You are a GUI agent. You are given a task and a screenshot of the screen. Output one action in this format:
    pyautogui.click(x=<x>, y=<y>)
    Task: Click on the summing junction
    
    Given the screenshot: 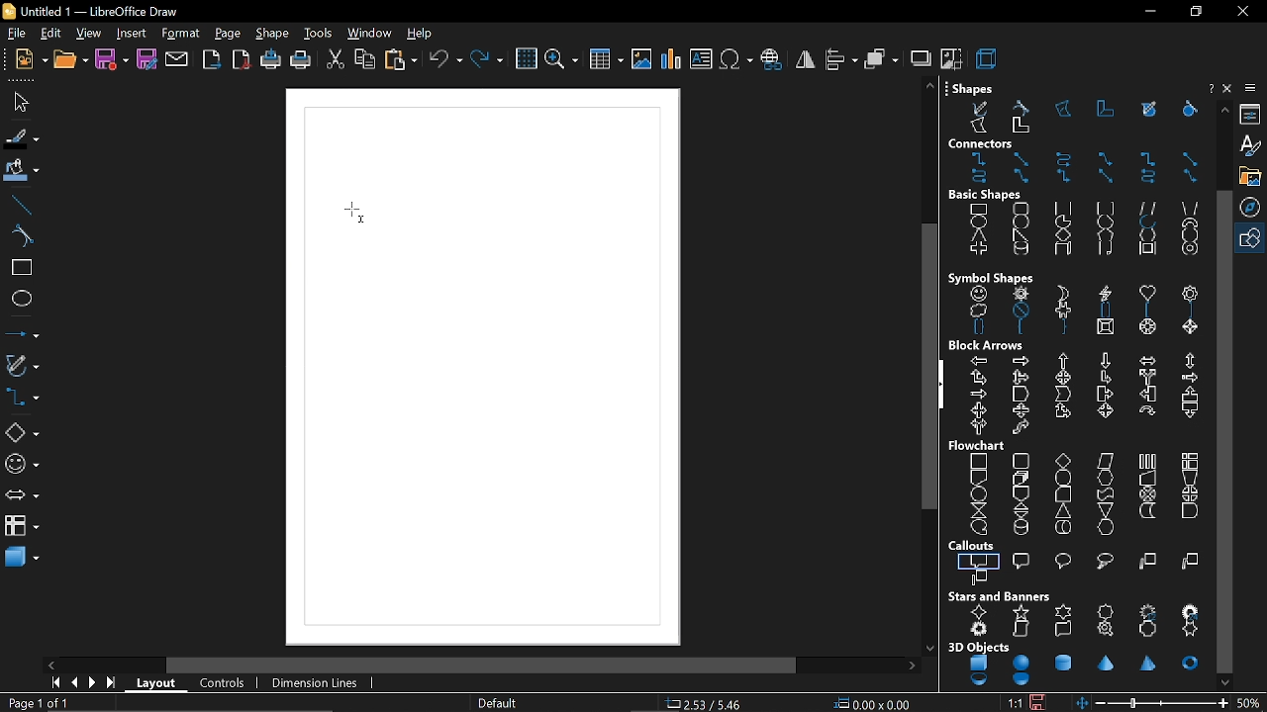 What is the action you would take?
    pyautogui.click(x=1148, y=494)
    